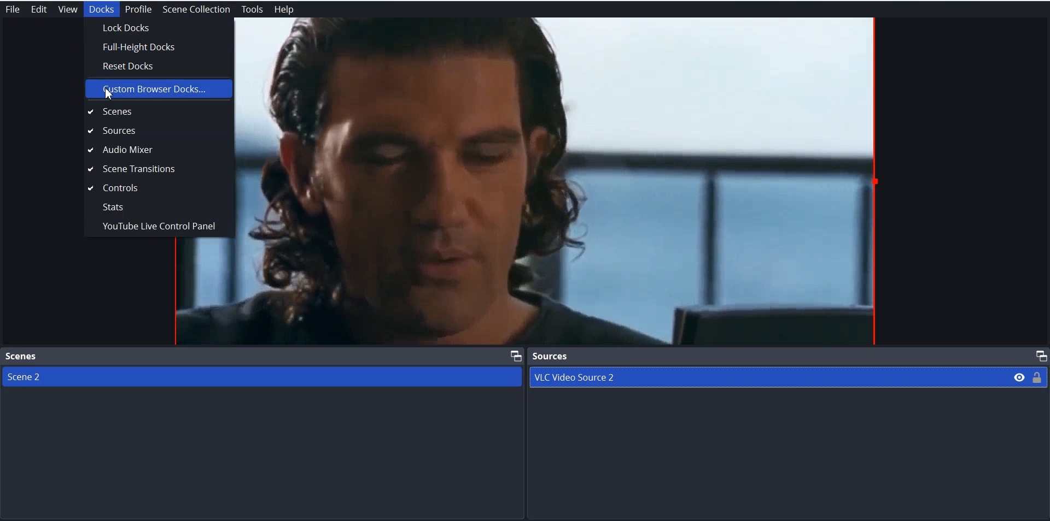 This screenshot has width=1050, height=521. Describe the element at coordinates (252, 10) in the screenshot. I see `Tools` at that location.